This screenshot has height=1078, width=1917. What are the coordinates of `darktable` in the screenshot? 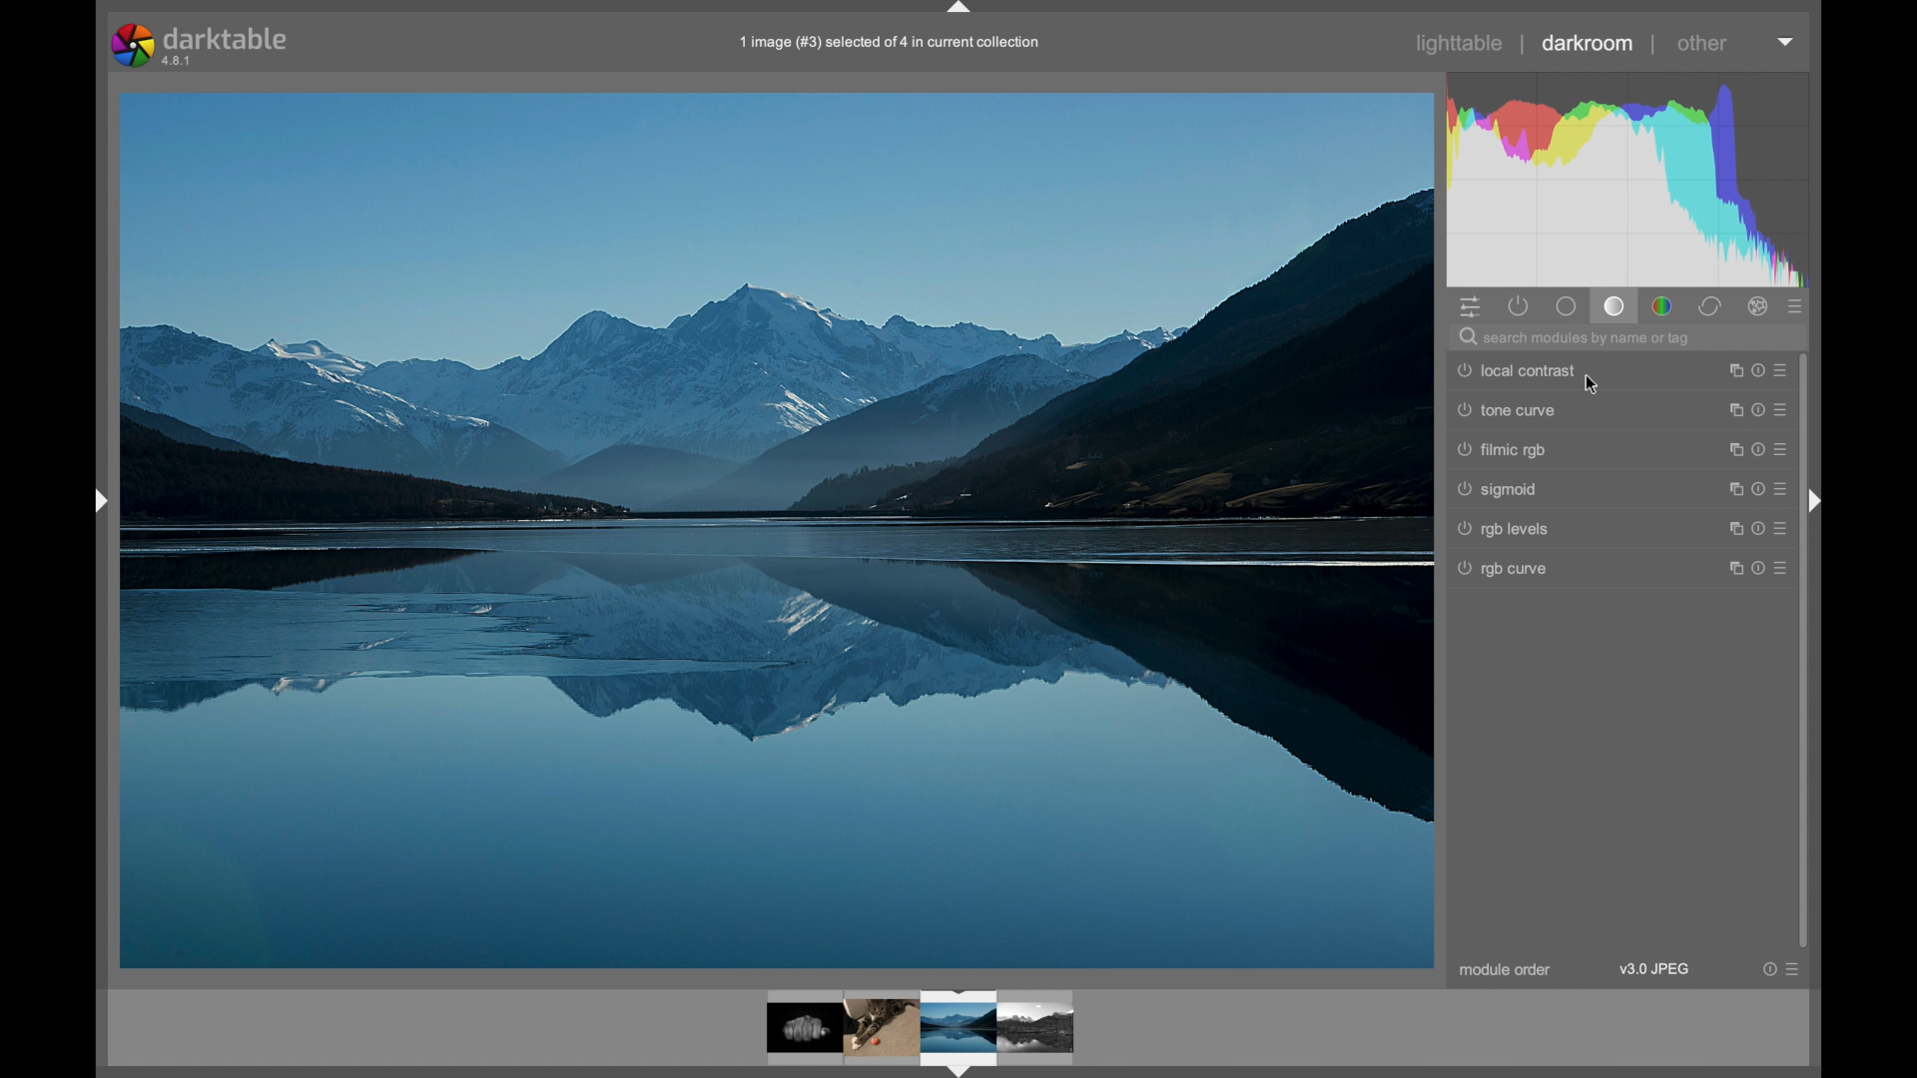 It's located at (203, 45).